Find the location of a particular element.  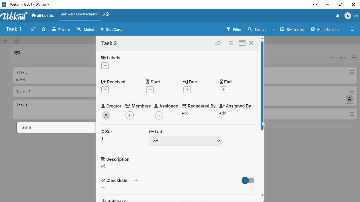

Add list is located at coordinates (4, 50).